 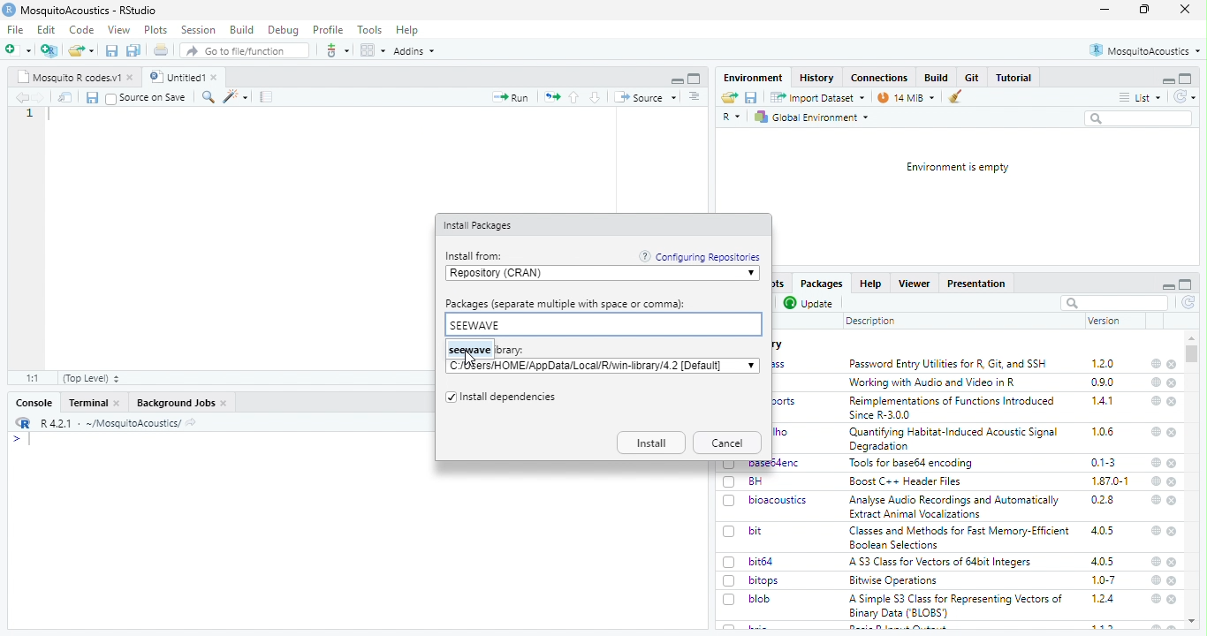 I want to click on web, so click(x=1158, y=481).